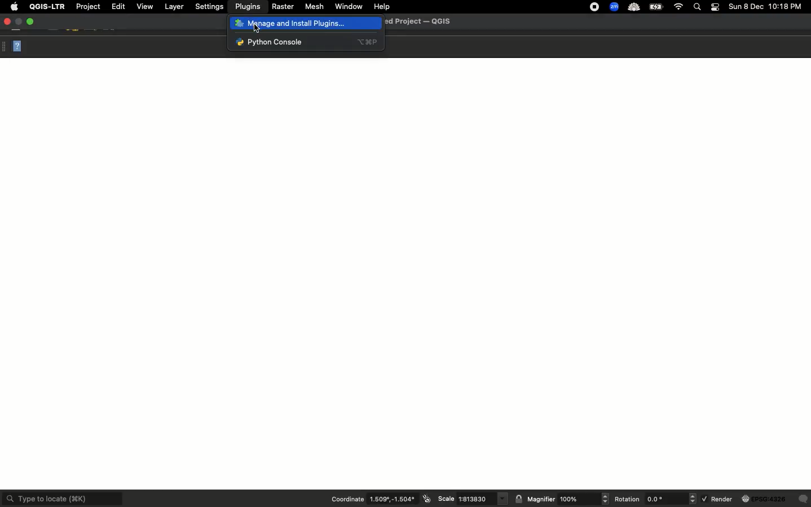 This screenshot has height=507, width=811. What do you see at coordinates (680, 7) in the screenshot?
I see `Internet` at bounding box center [680, 7].